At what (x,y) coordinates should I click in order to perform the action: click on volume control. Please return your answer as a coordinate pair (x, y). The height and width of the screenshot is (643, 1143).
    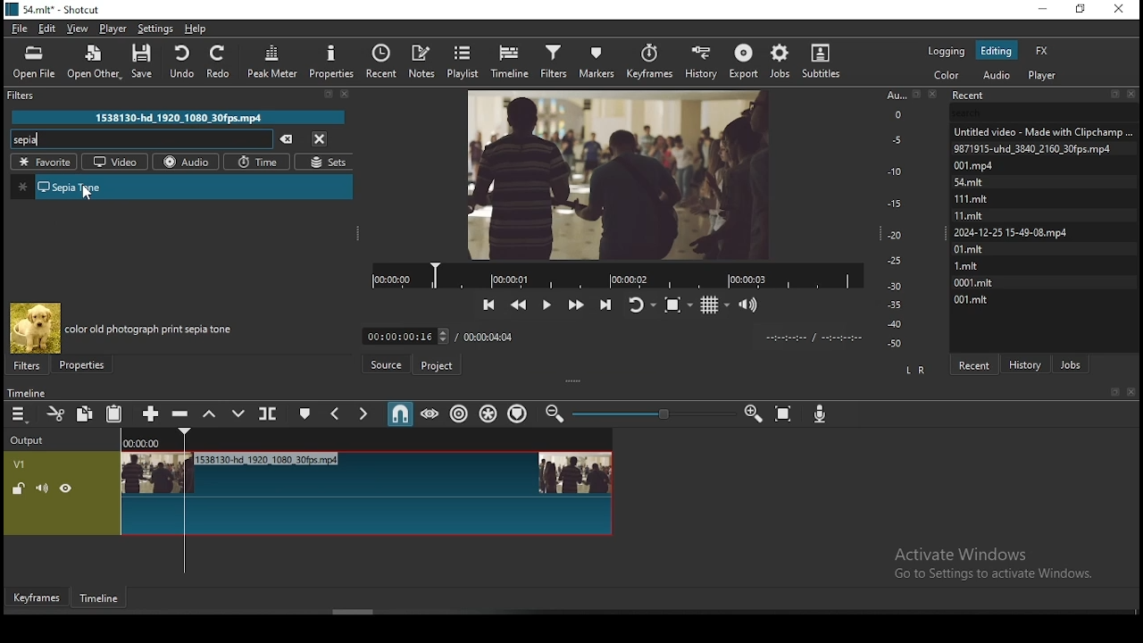
    Looking at the image, I should click on (751, 305).